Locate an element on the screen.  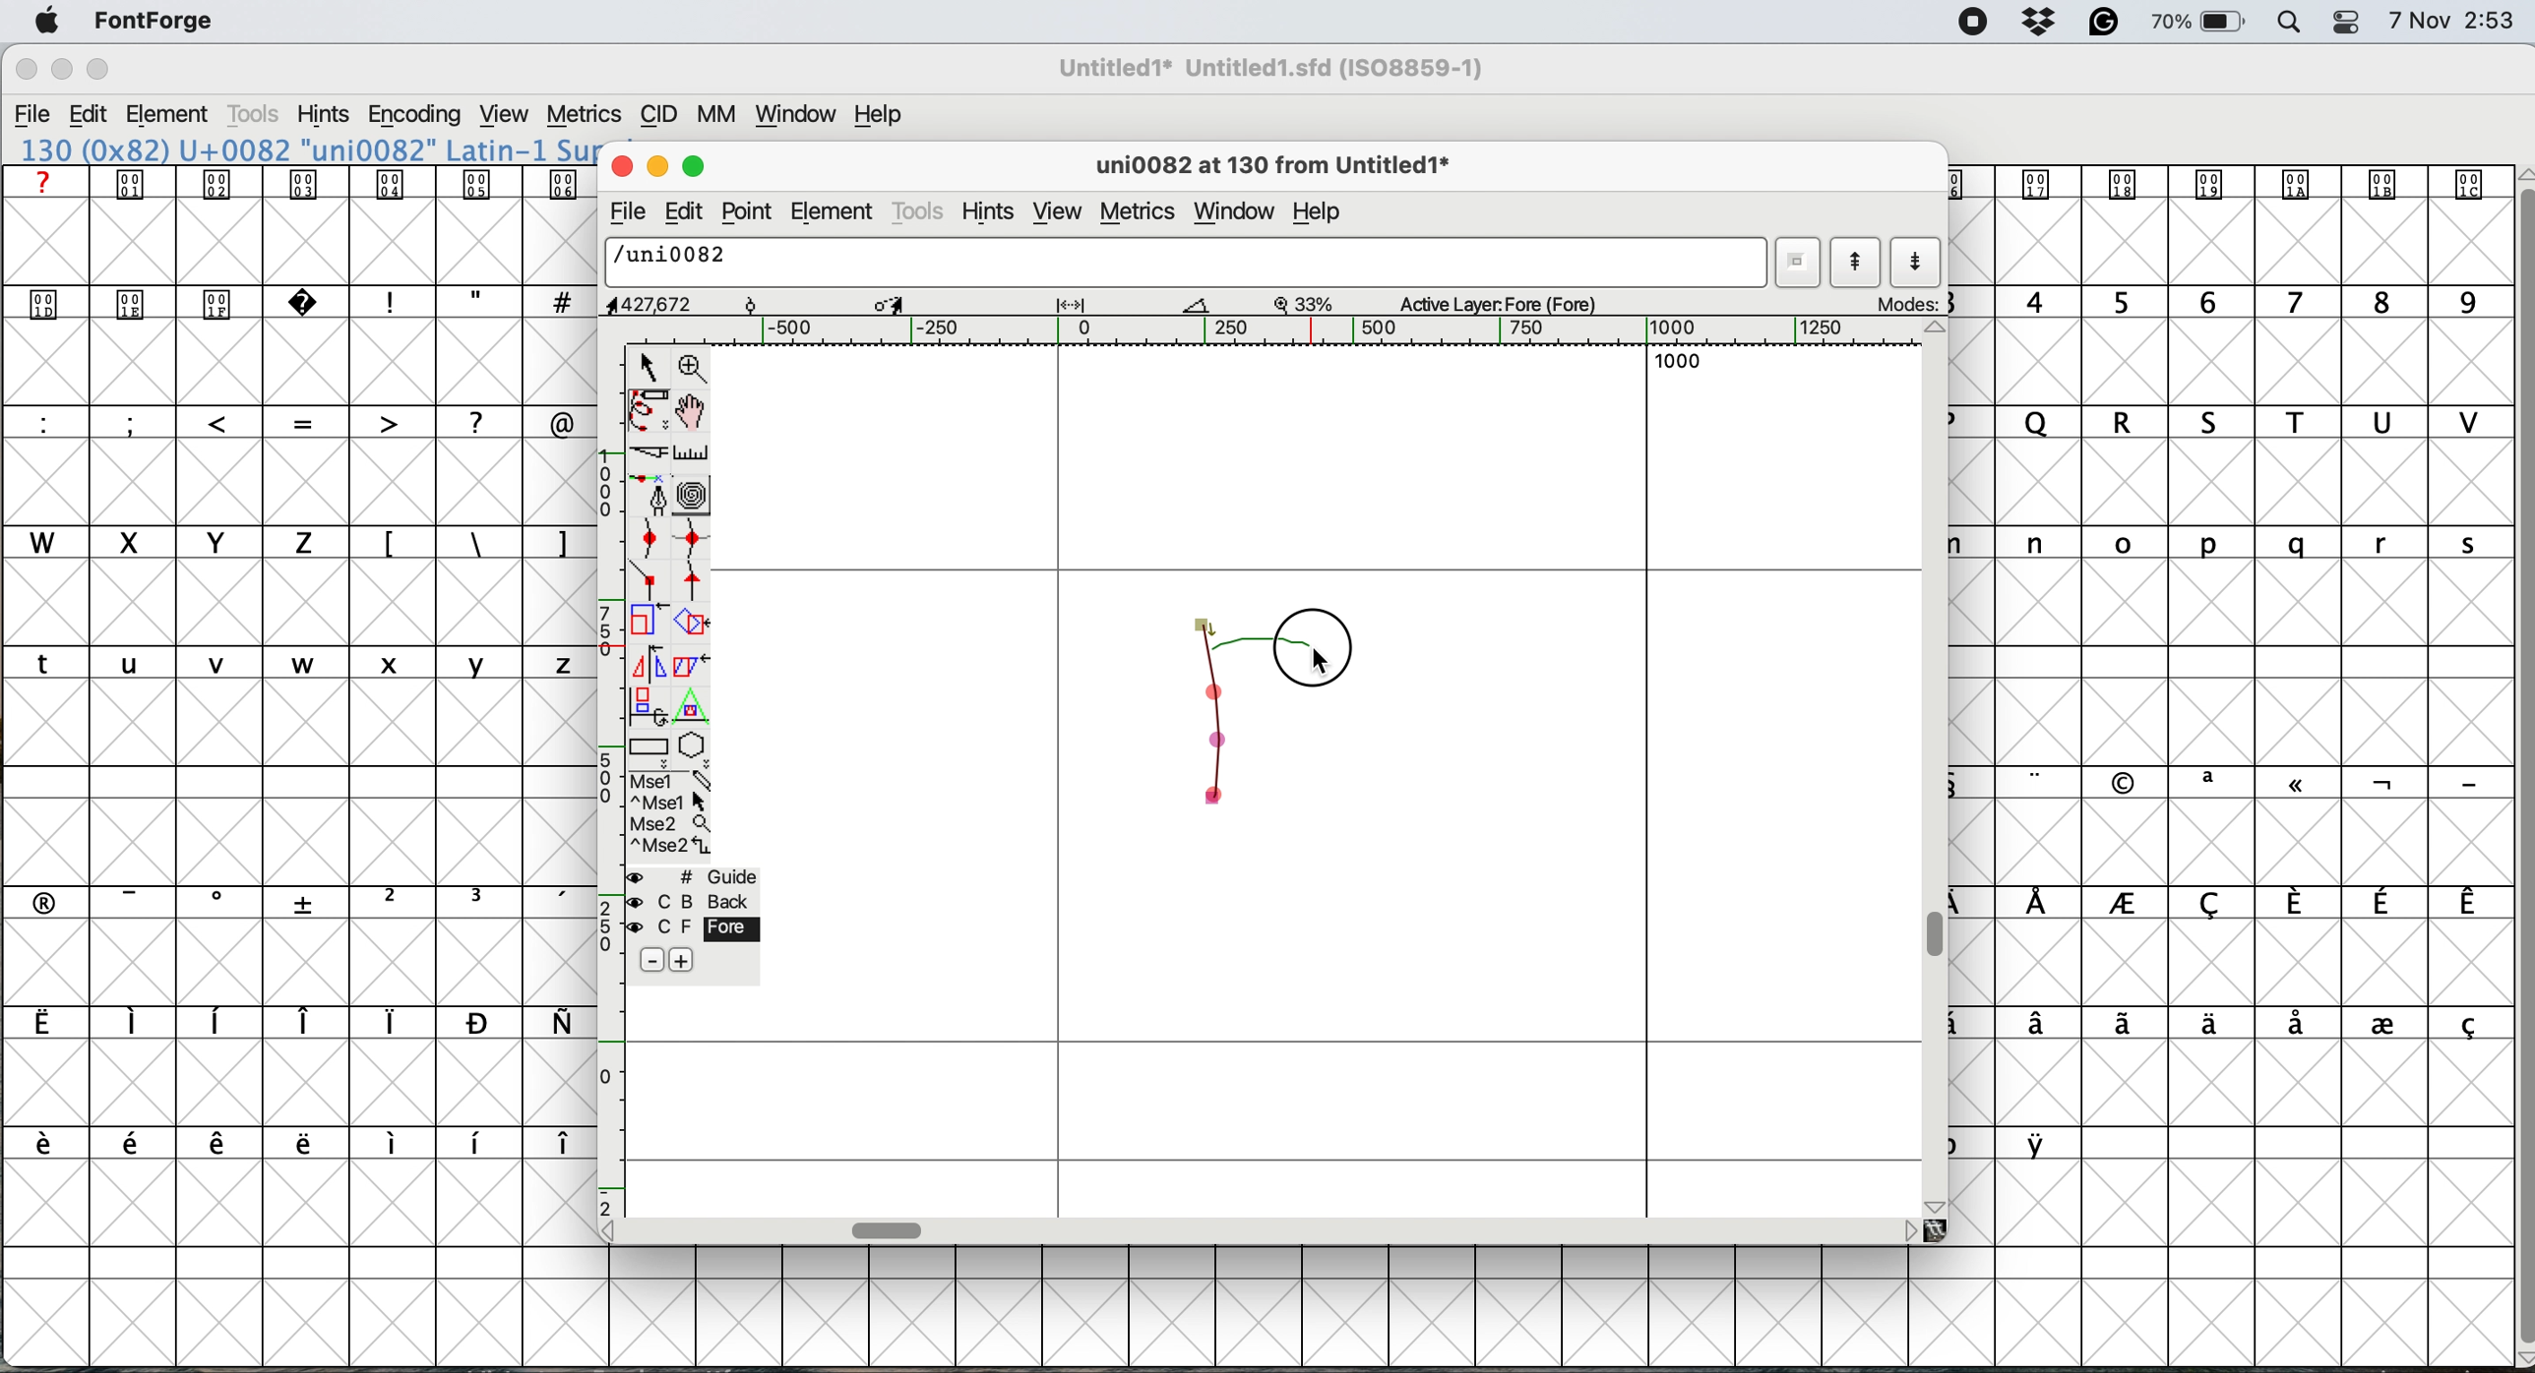
horizontal scale is located at coordinates (890, 1226).